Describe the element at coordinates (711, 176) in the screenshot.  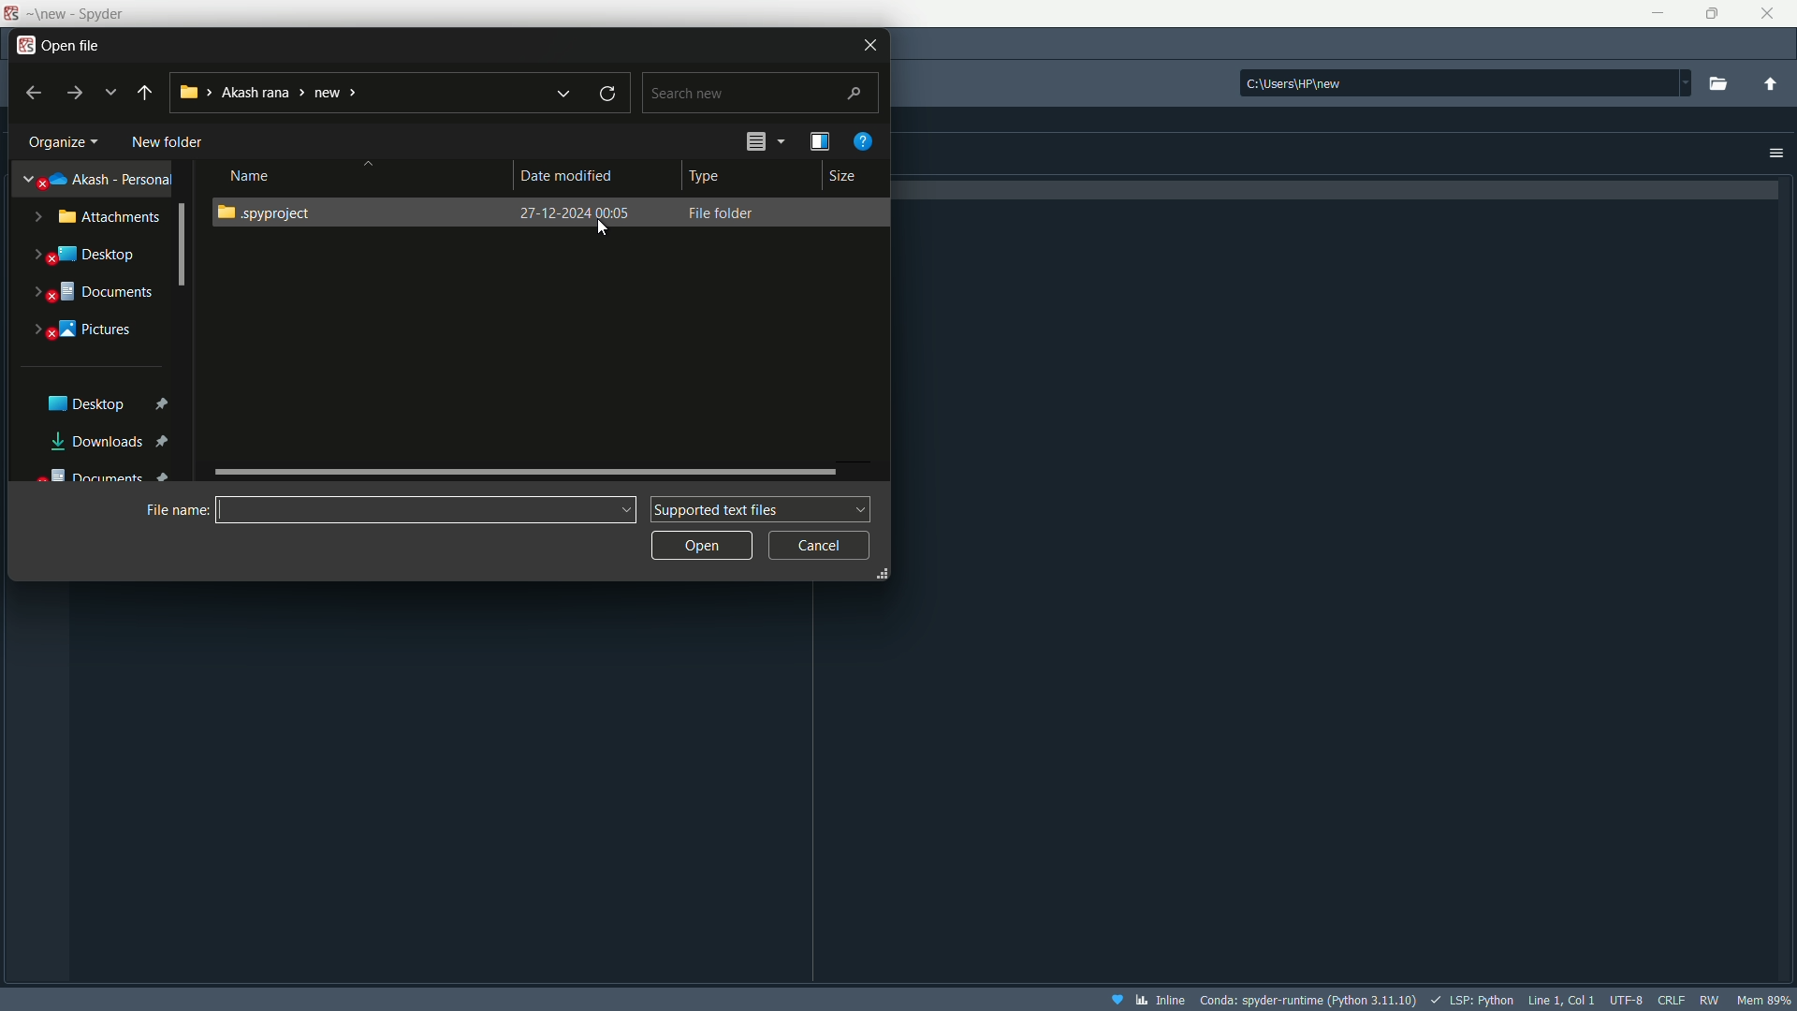
I see `Type` at that location.